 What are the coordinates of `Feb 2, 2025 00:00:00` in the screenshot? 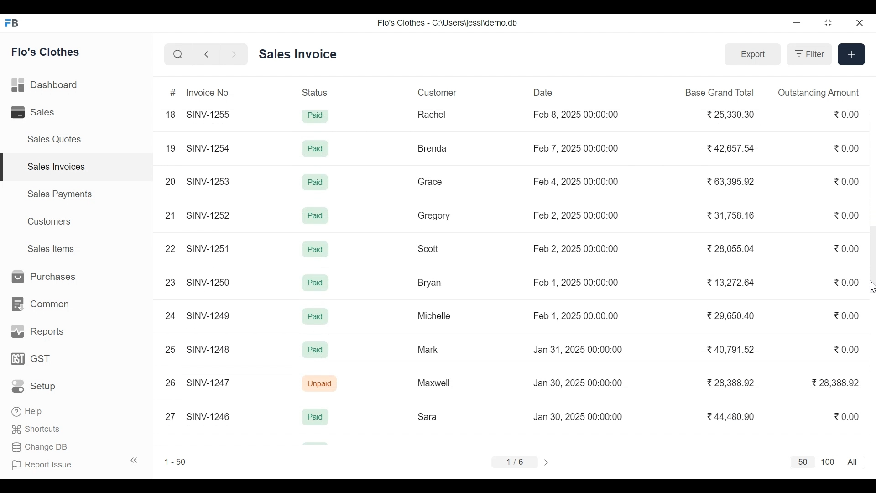 It's located at (575, 248).